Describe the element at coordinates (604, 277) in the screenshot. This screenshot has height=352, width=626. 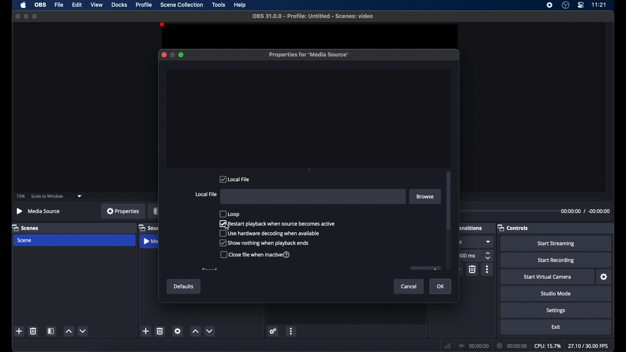
I see `settings` at that location.